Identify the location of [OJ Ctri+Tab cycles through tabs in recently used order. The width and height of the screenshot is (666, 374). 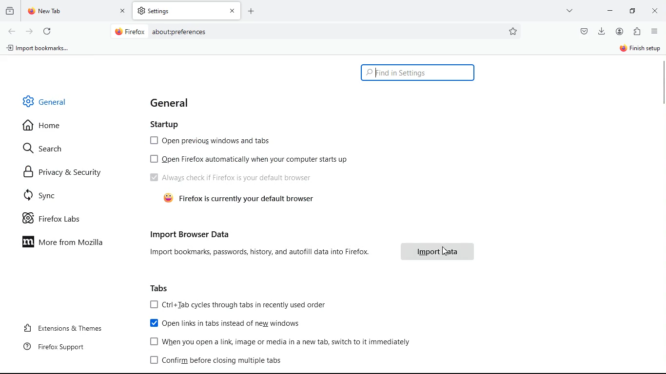
(238, 305).